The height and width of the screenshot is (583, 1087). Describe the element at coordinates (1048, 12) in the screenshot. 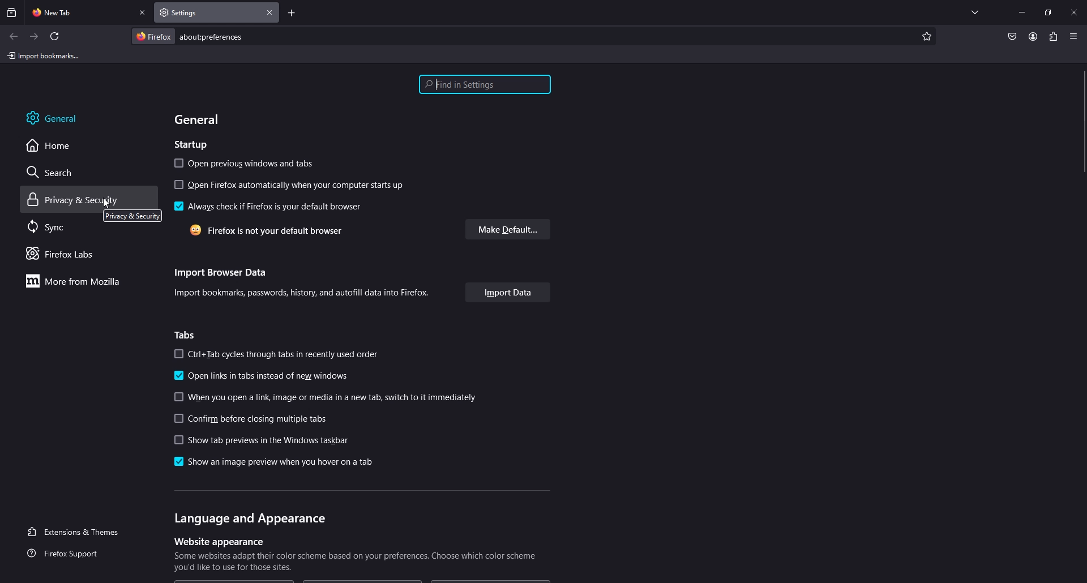

I see `resize` at that location.